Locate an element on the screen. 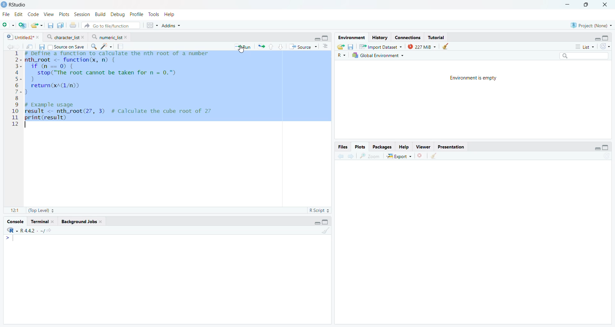 The width and height of the screenshot is (615, 327). Session is located at coordinates (82, 14).